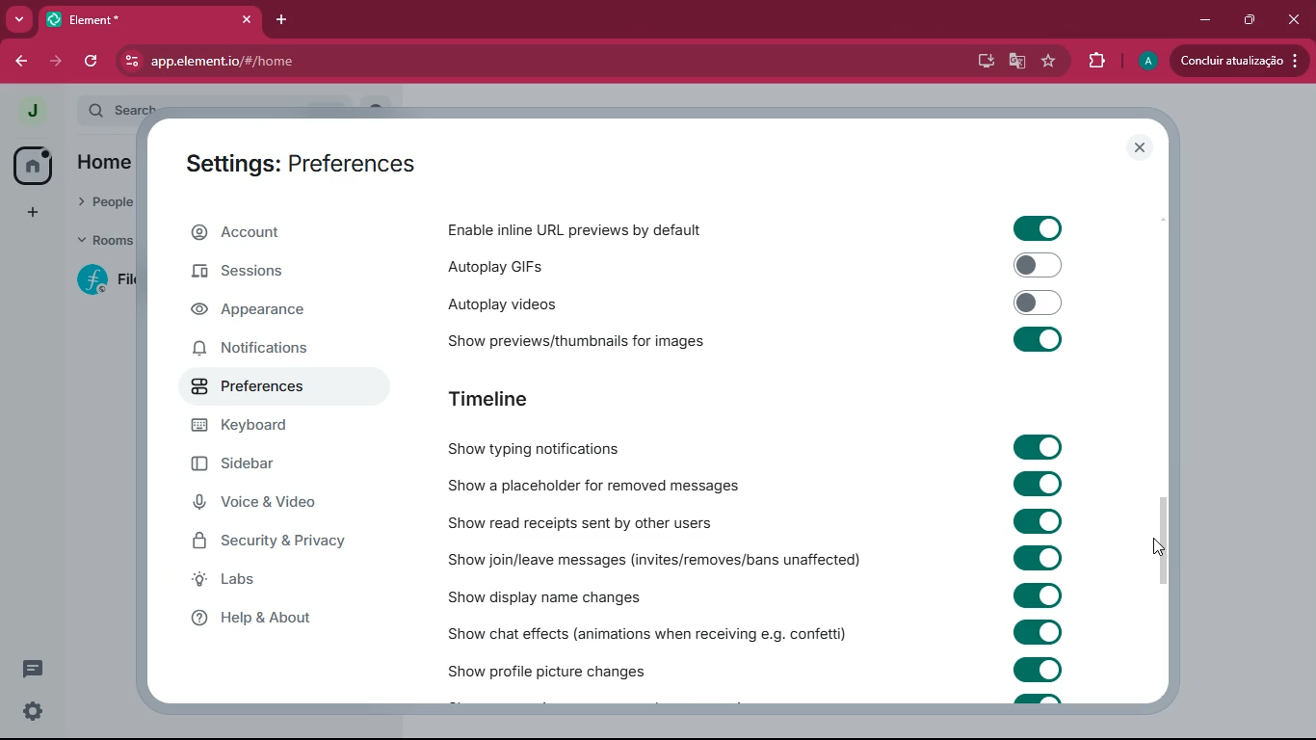 The image size is (1316, 740). Describe the element at coordinates (32, 111) in the screenshot. I see `profile picture` at that location.